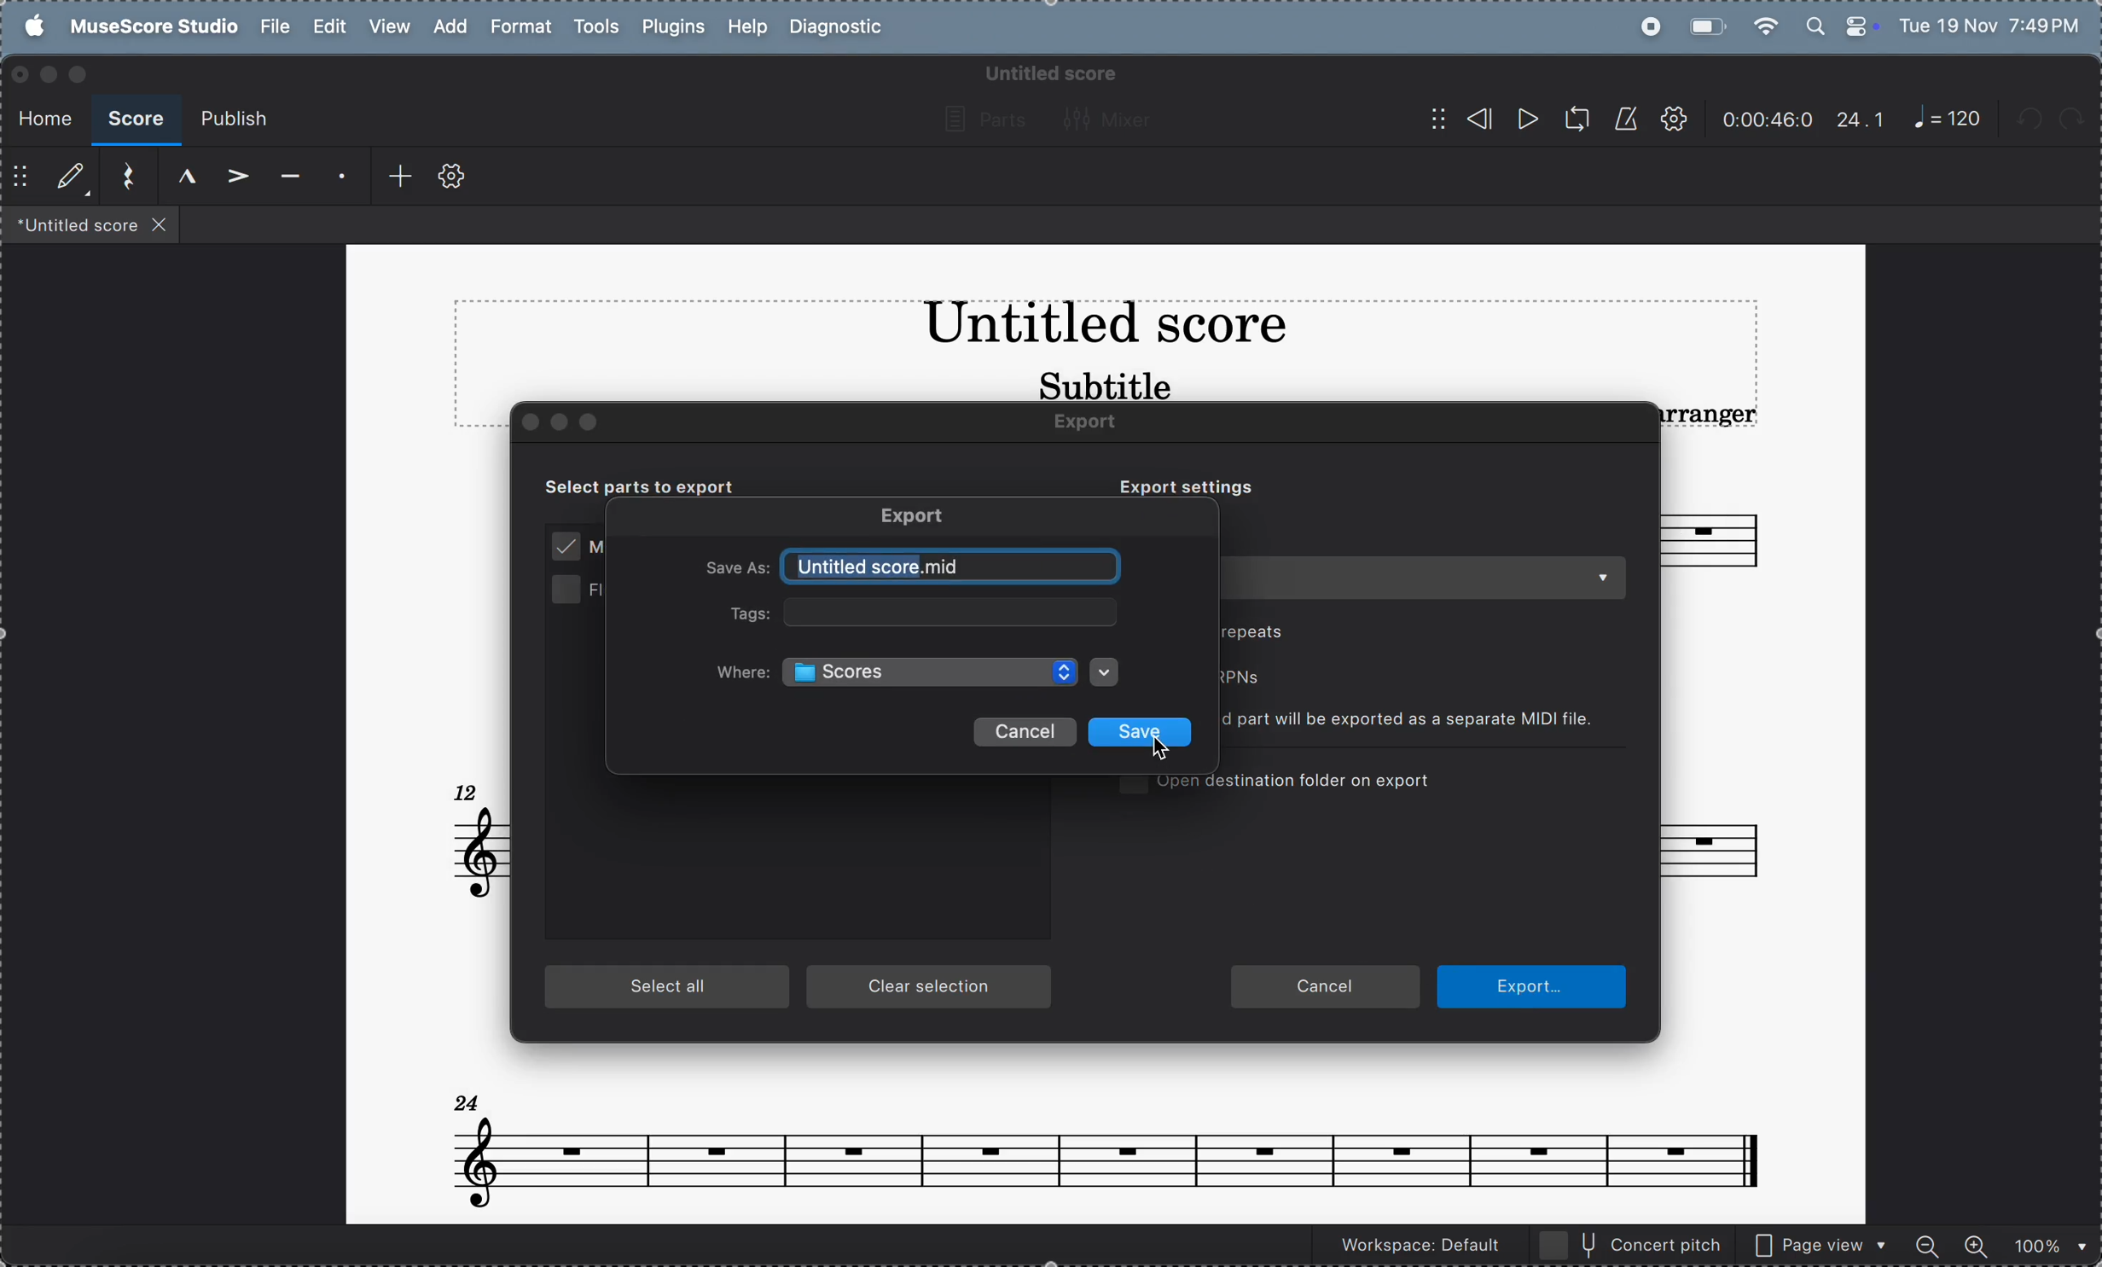  What do you see at coordinates (1768, 26) in the screenshot?
I see `wifi` at bounding box center [1768, 26].